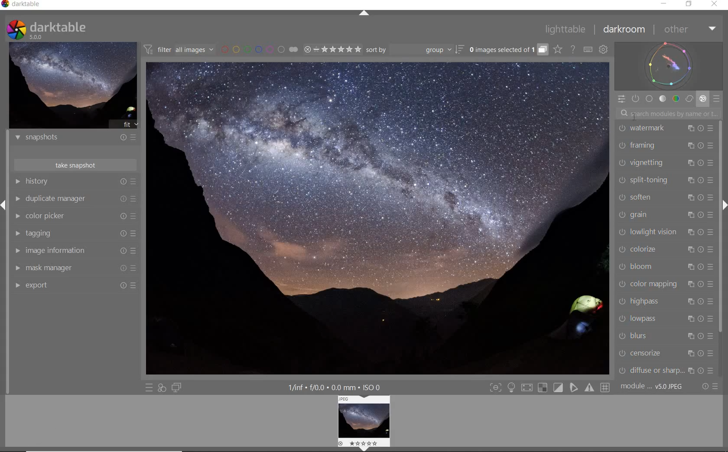 The image size is (728, 452). I want to click on reset parameters, so click(701, 179).